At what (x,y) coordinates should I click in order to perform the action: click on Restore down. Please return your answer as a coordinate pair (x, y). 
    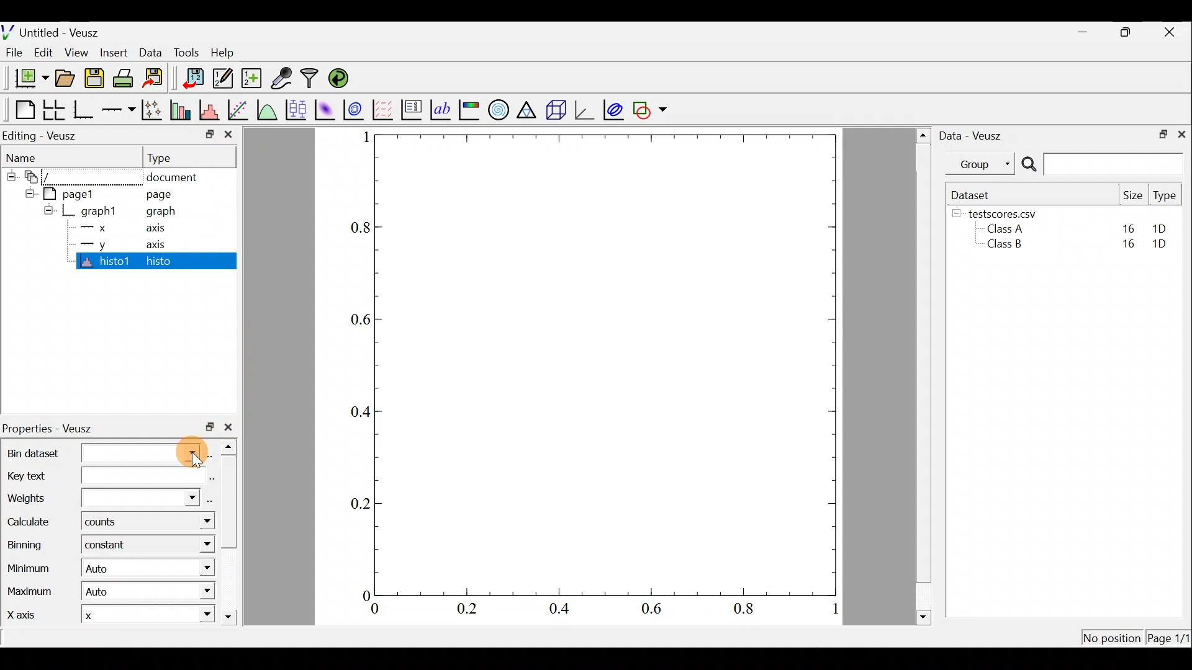
    Looking at the image, I should click on (1162, 135).